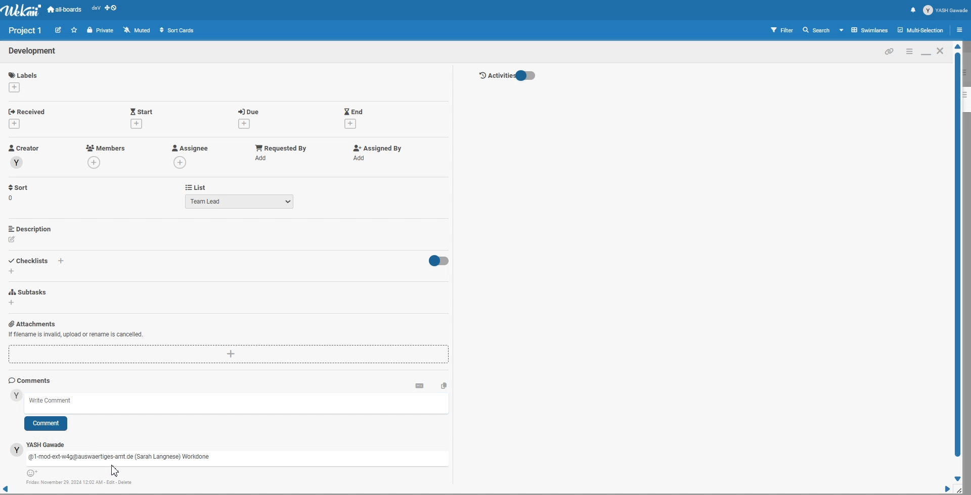 The image size is (971, 495). Describe the element at coordinates (176, 30) in the screenshot. I see `Sort Cards` at that location.